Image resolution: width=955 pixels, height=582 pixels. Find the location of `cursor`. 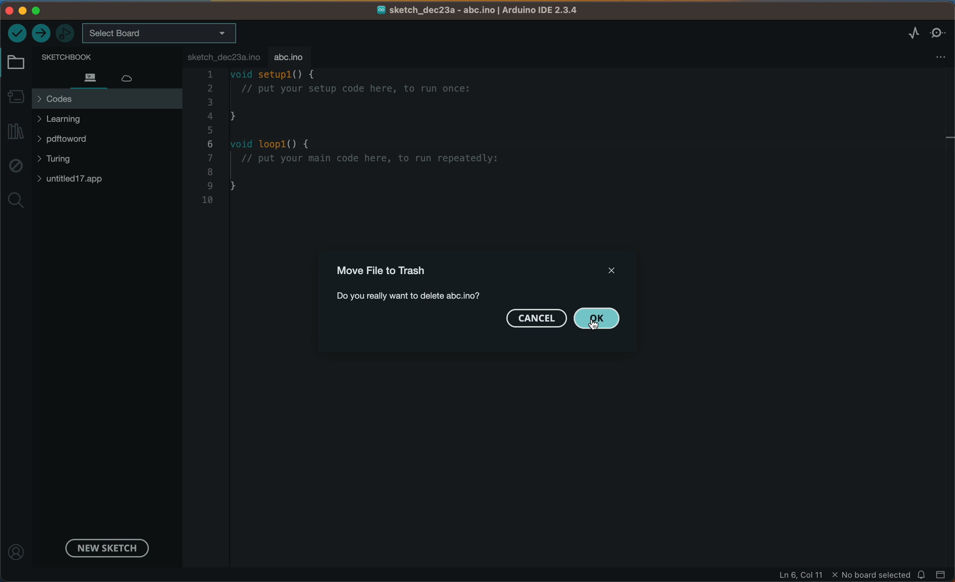

cursor is located at coordinates (602, 323).